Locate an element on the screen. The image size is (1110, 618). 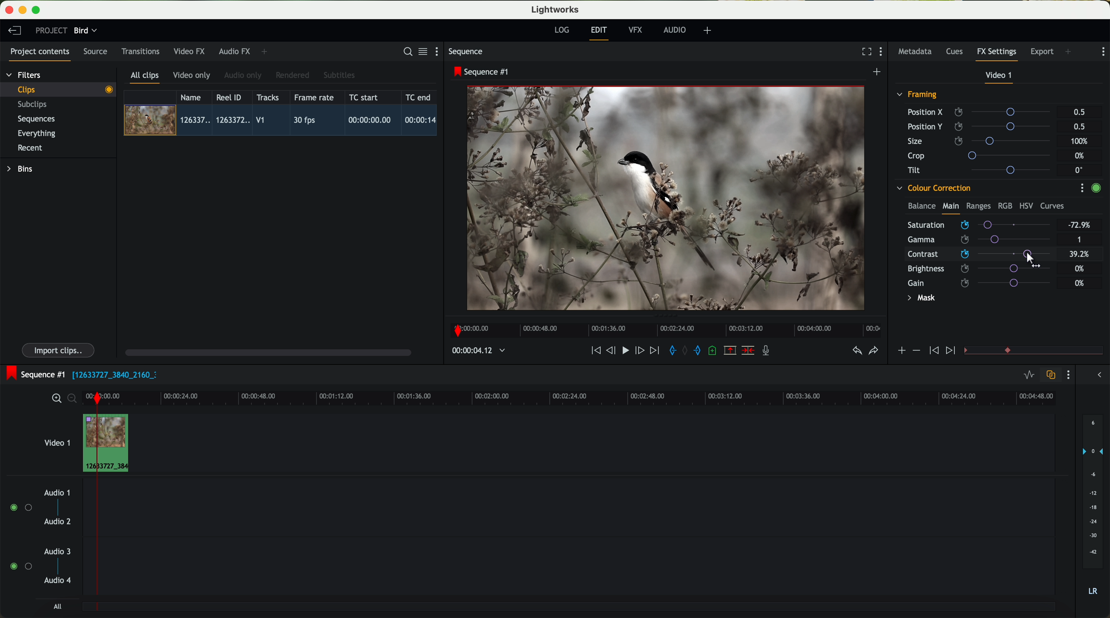
subclips is located at coordinates (34, 105).